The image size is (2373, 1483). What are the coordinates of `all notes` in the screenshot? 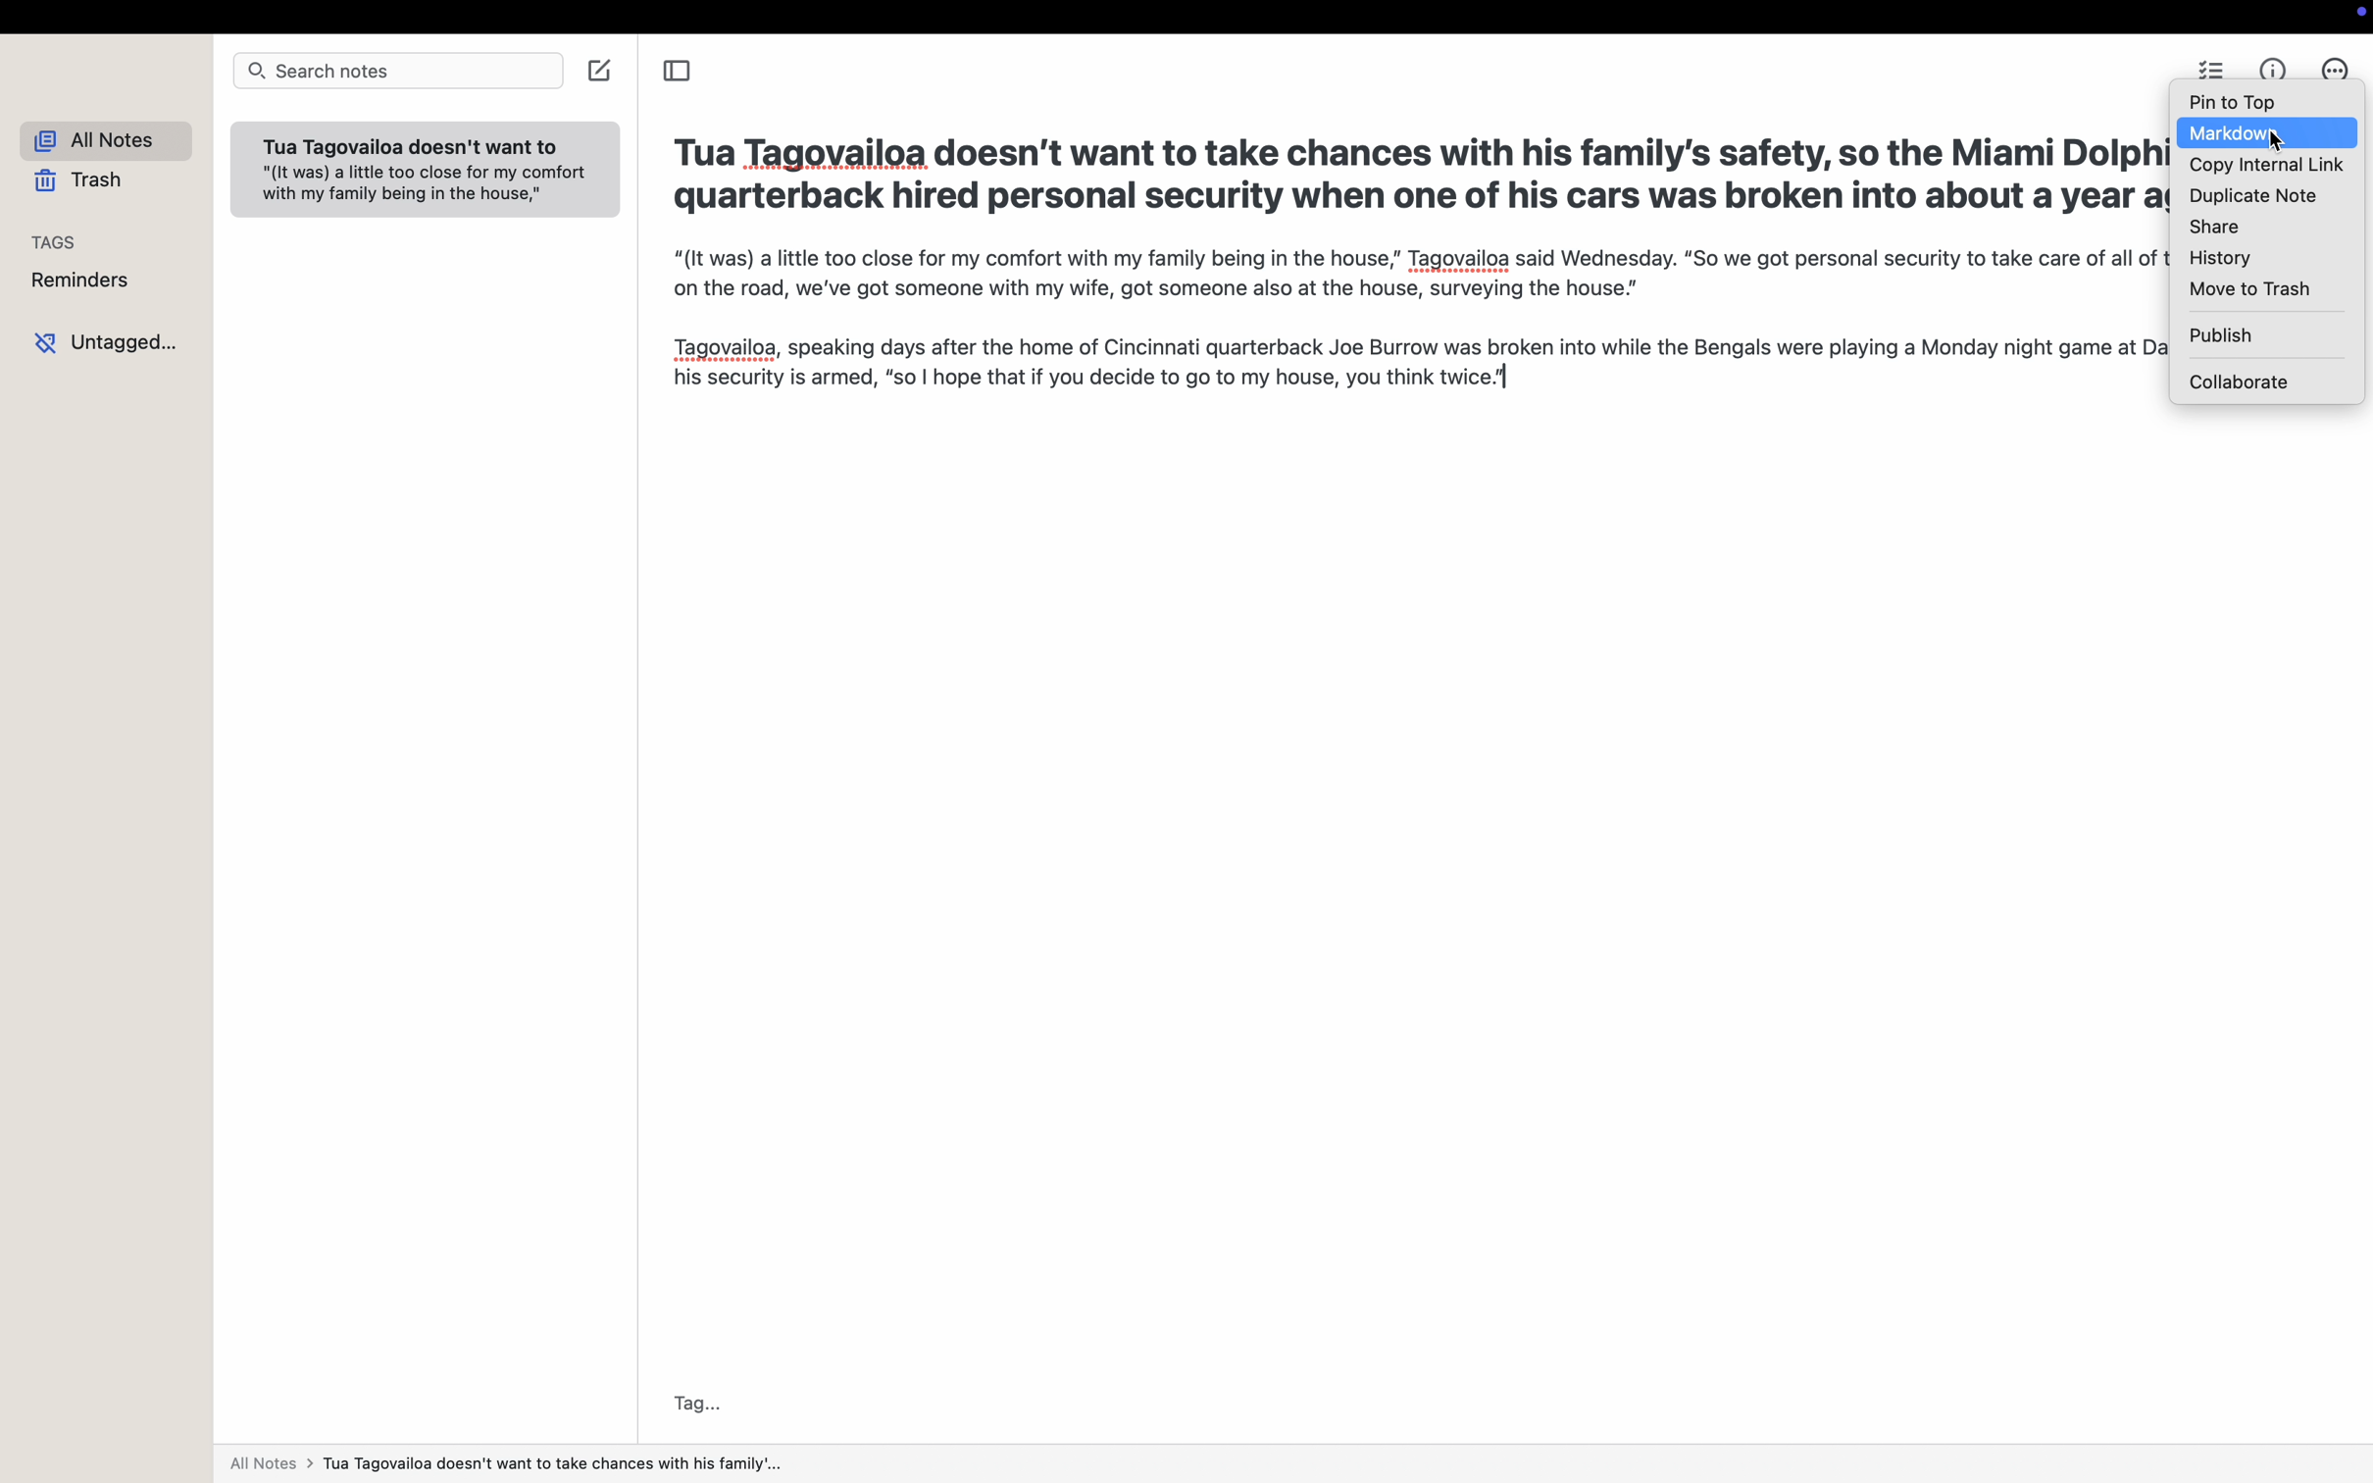 It's located at (98, 139).